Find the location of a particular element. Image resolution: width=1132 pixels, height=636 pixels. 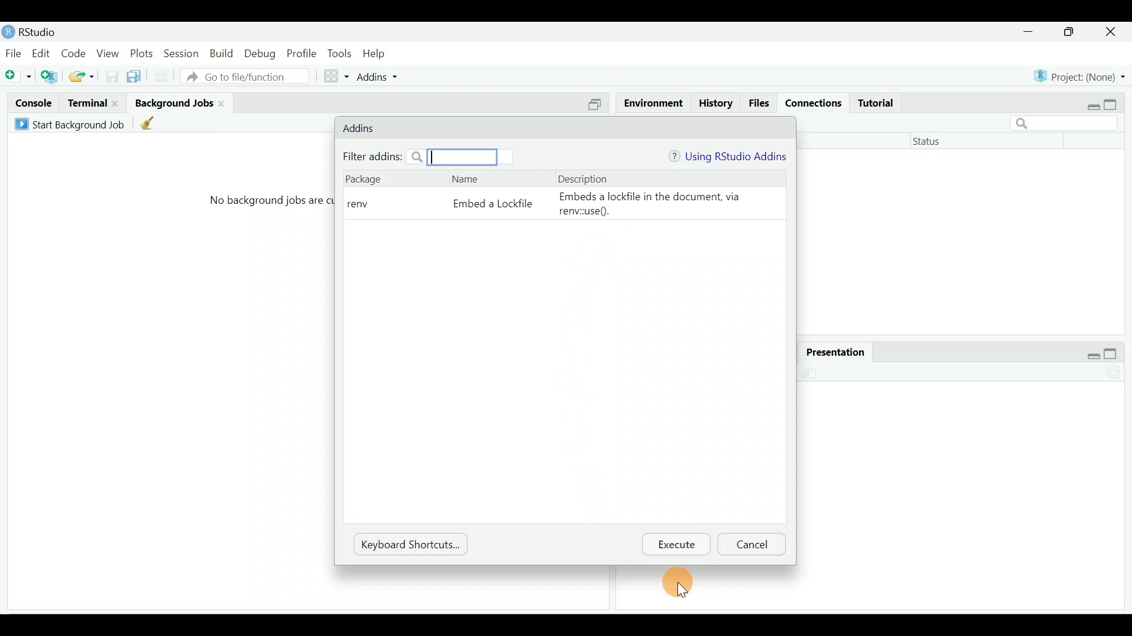

Refresh the presentation view is located at coordinates (1115, 371).